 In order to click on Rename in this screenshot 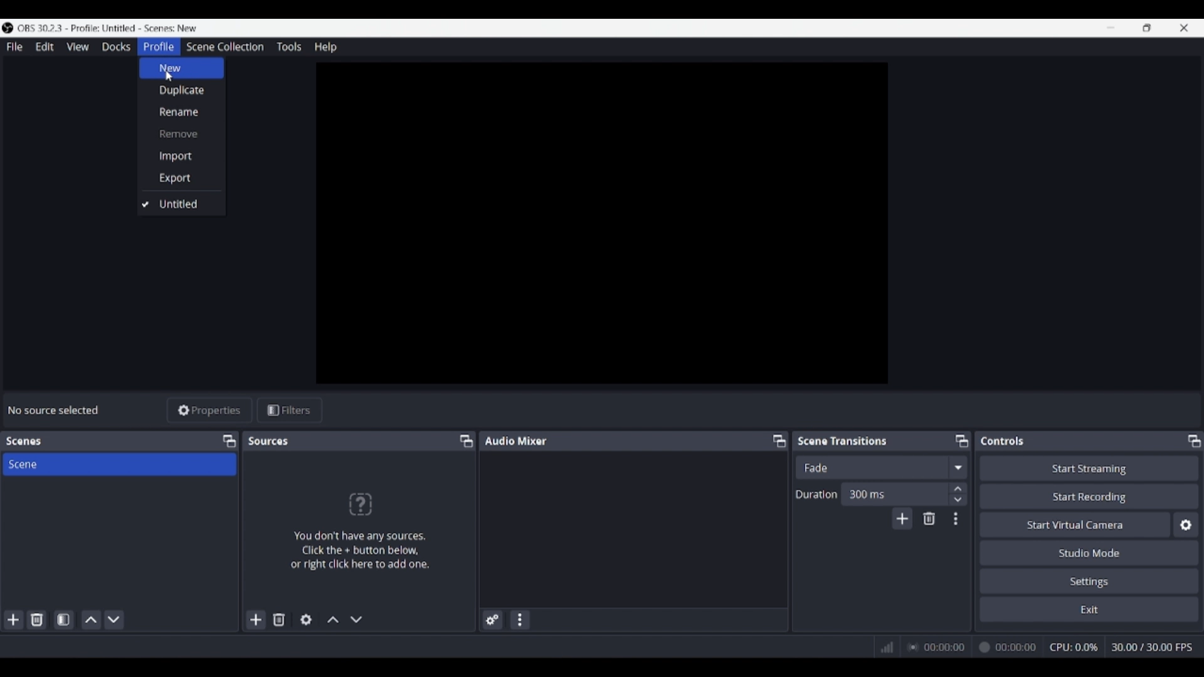, I will do `click(181, 111)`.